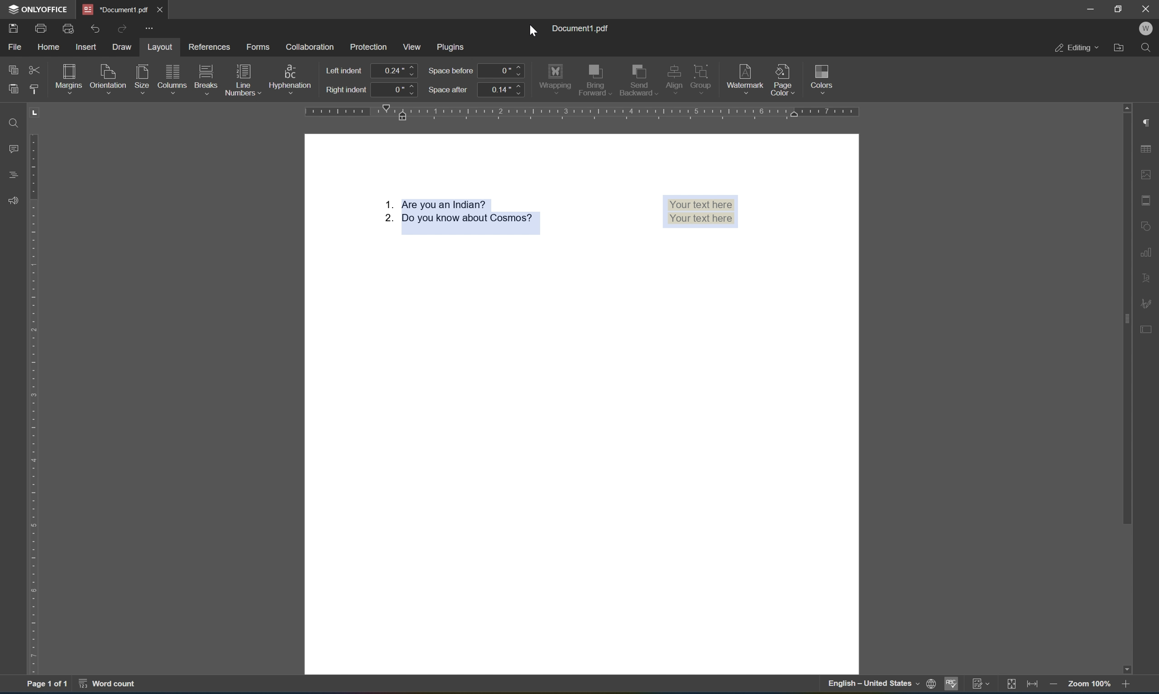 The width and height of the screenshot is (1159, 694). What do you see at coordinates (12, 174) in the screenshot?
I see `headings` at bounding box center [12, 174].